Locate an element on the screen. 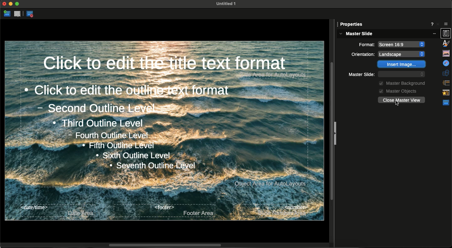  Properties is located at coordinates (446, 103).